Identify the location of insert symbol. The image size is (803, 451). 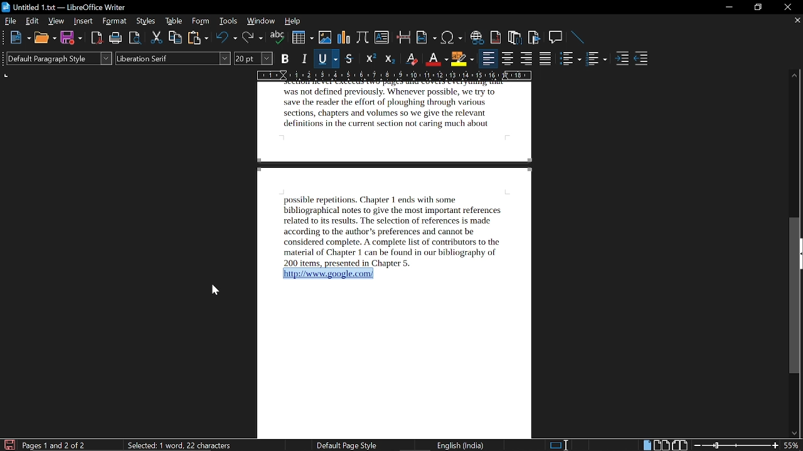
(451, 38).